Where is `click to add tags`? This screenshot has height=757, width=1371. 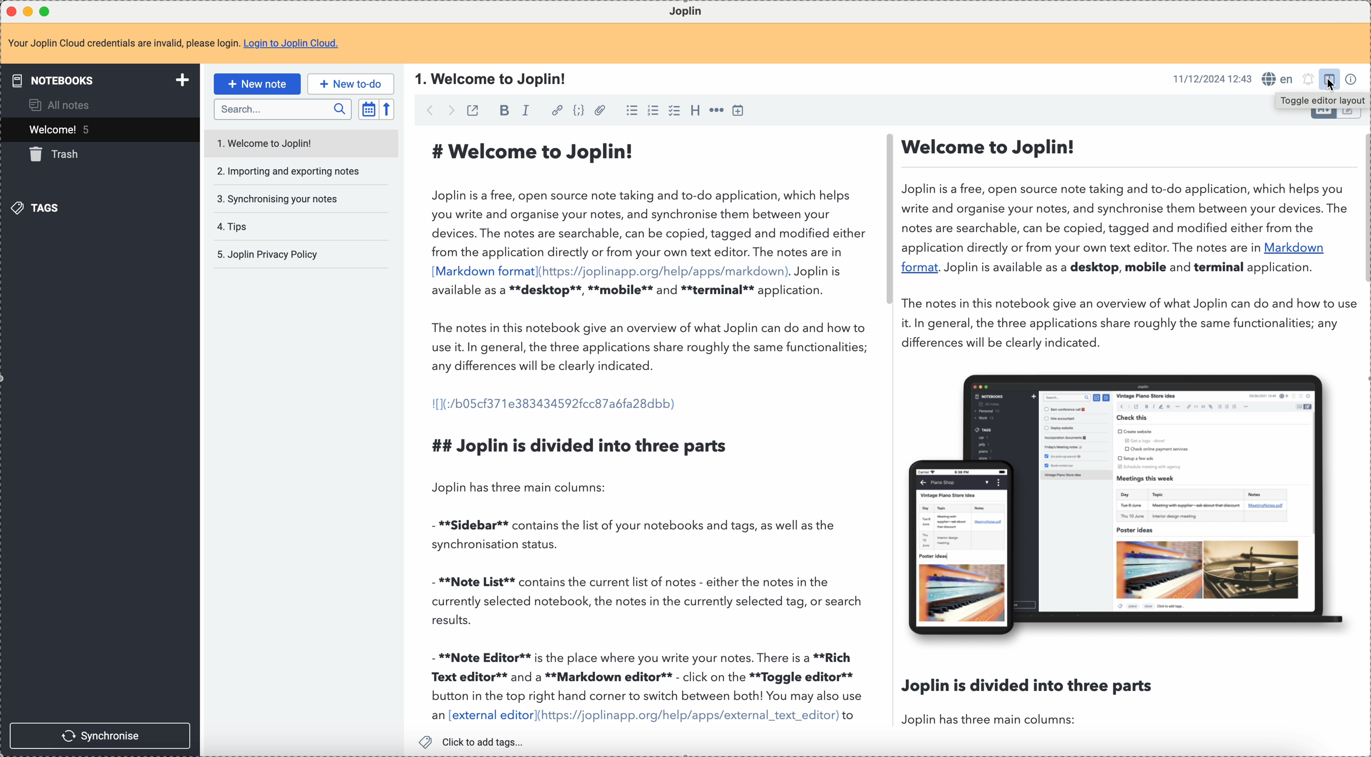 click to add tags is located at coordinates (475, 742).